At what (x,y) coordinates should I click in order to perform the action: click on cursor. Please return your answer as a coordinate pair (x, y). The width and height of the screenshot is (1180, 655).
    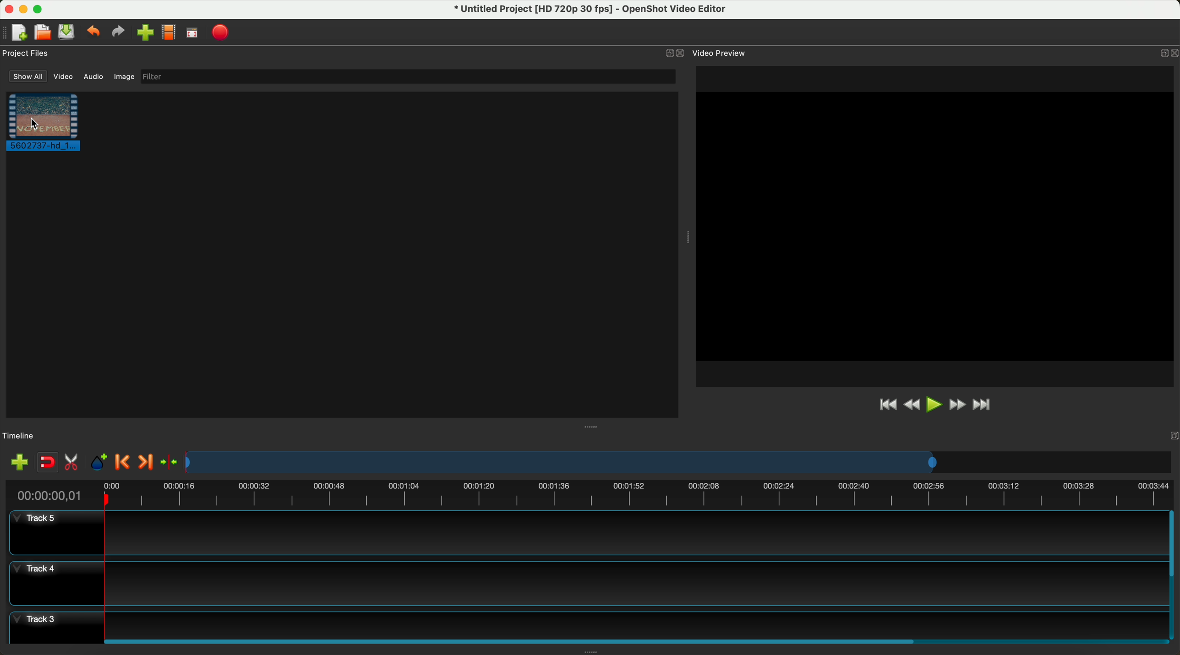
    Looking at the image, I should click on (36, 124).